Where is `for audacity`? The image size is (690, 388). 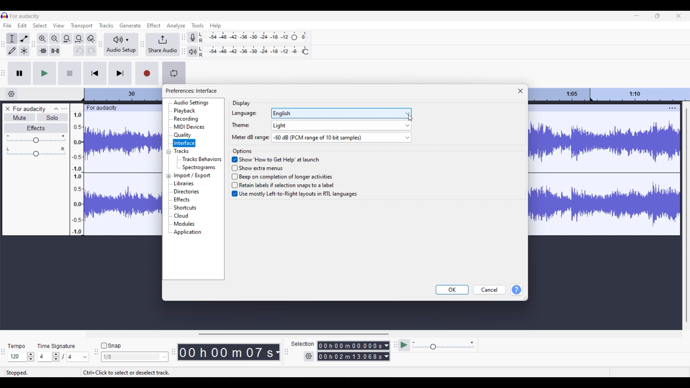
for audacity is located at coordinates (101, 107).